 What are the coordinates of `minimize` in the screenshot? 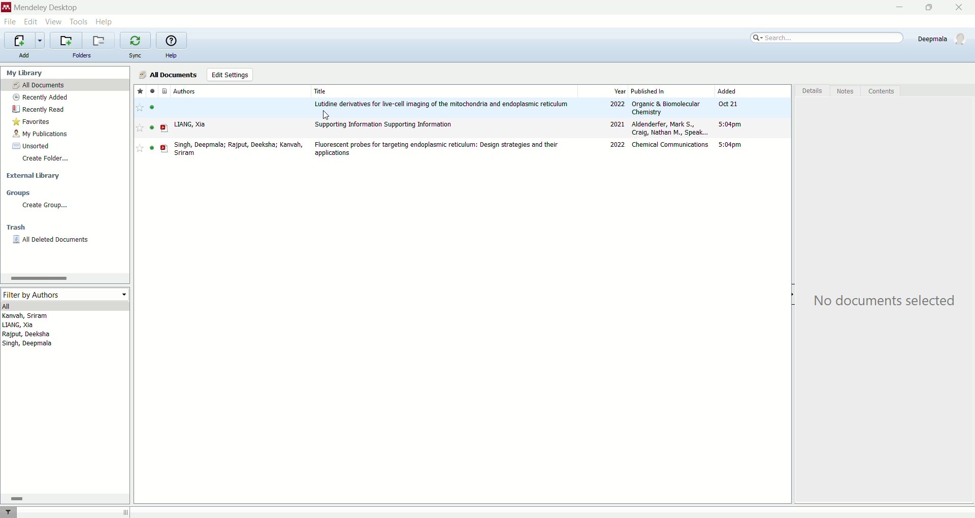 It's located at (902, 7).